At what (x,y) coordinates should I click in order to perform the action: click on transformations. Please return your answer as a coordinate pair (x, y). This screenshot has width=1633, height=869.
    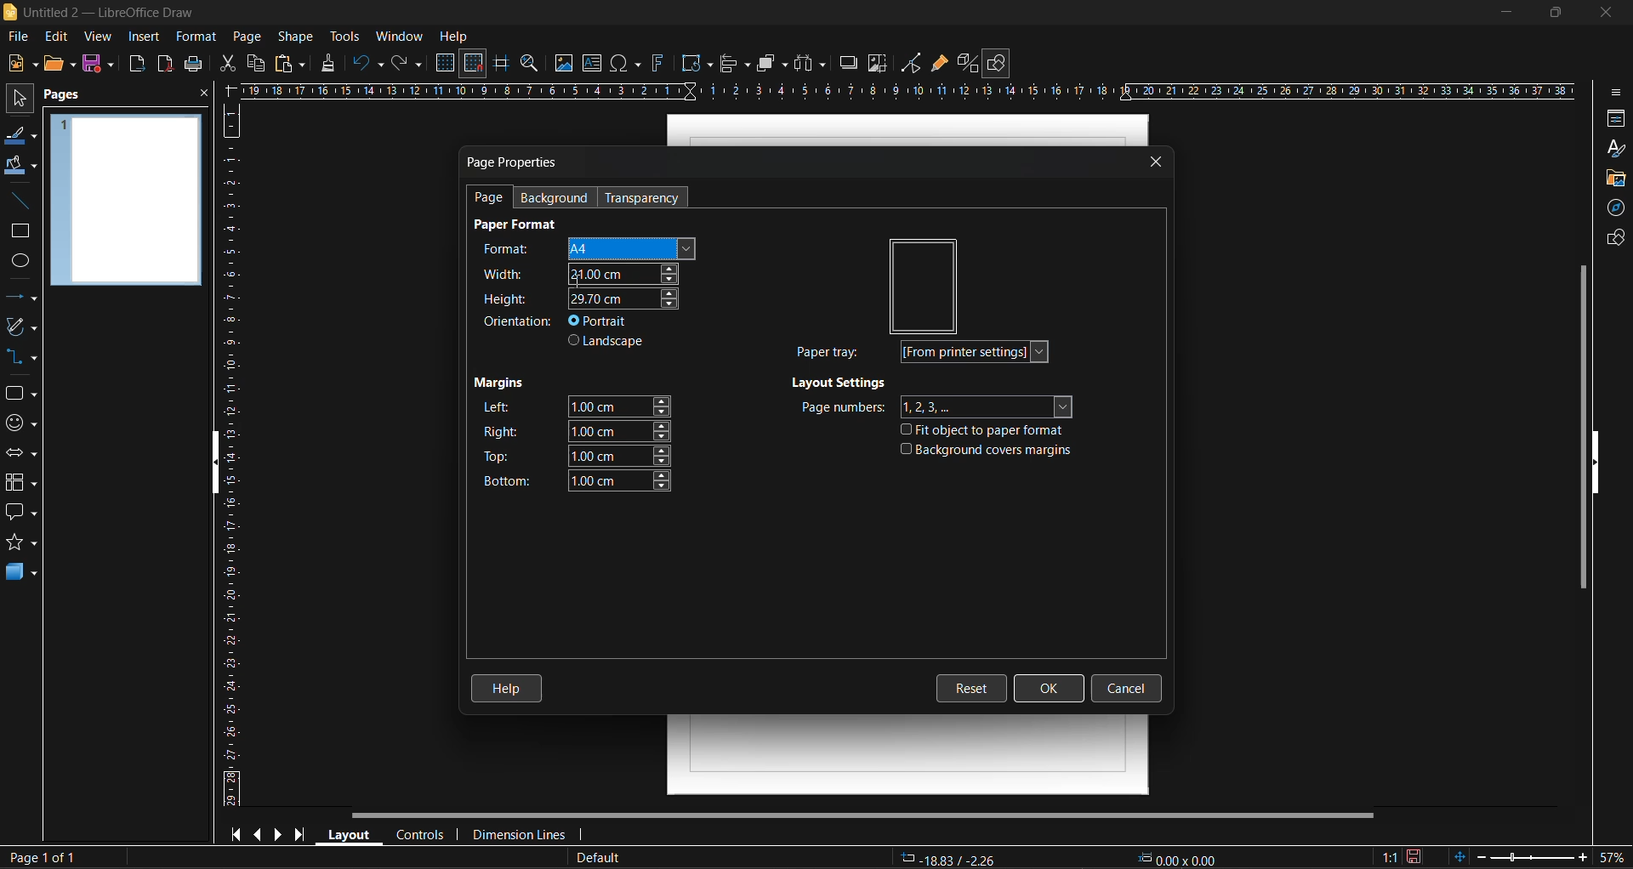
    Looking at the image, I should click on (697, 63).